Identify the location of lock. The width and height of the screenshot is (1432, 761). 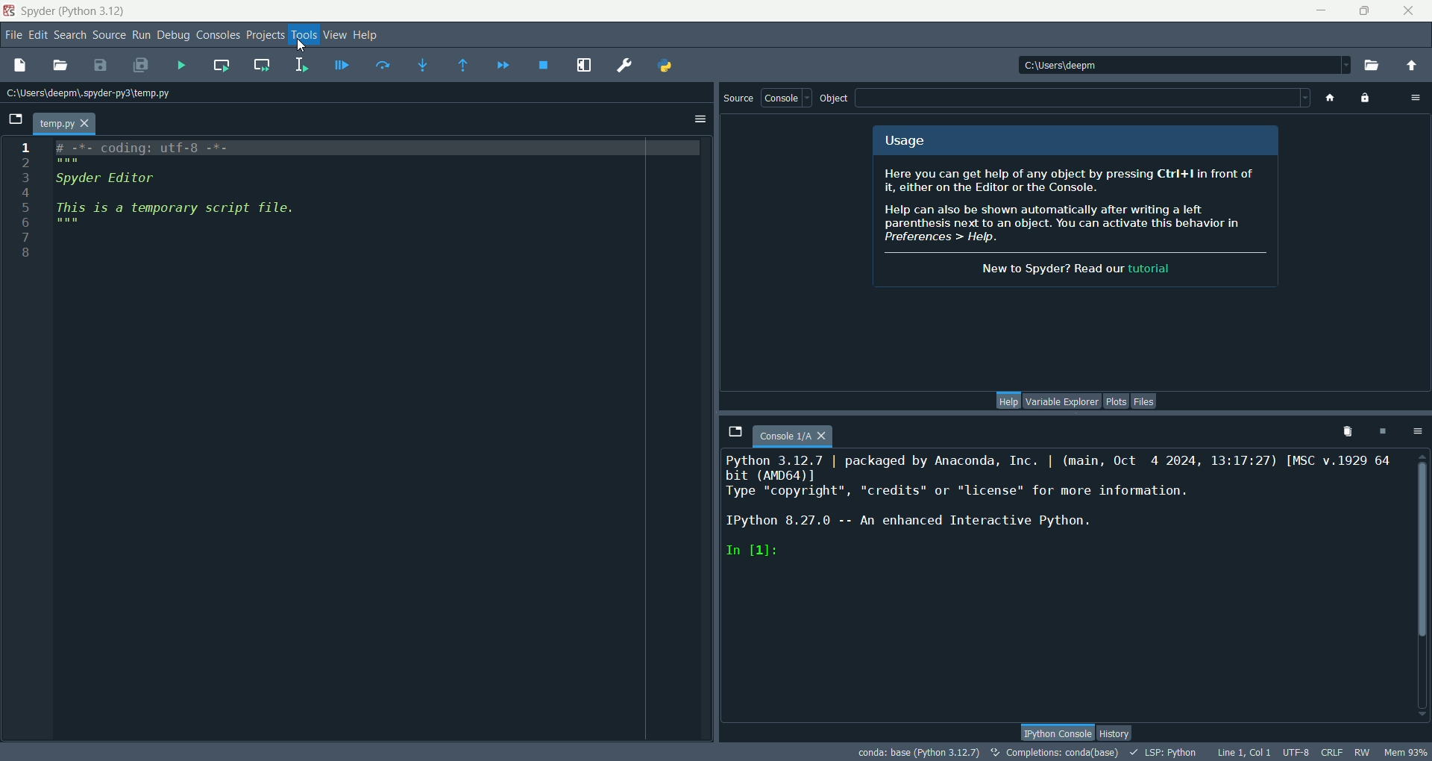
(1366, 96).